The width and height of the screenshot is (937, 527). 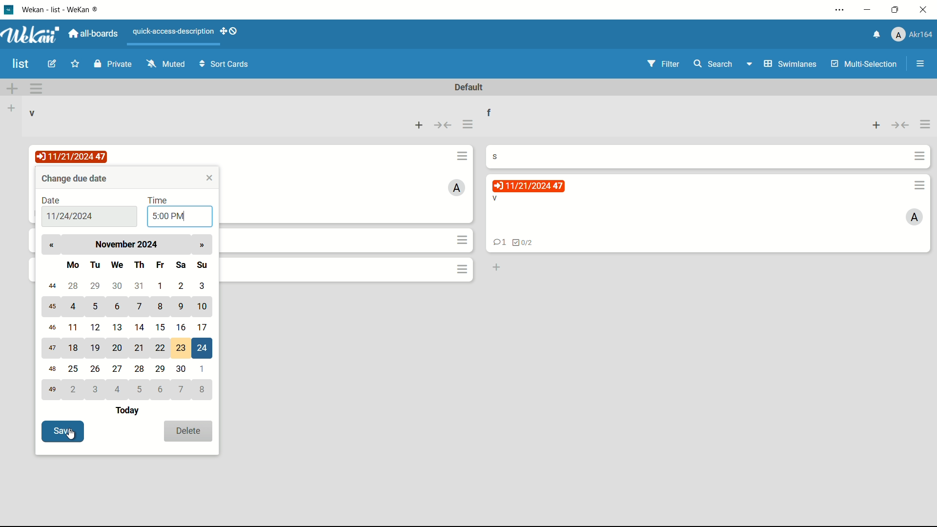 What do you see at coordinates (119, 389) in the screenshot?
I see `4` at bounding box center [119, 389].